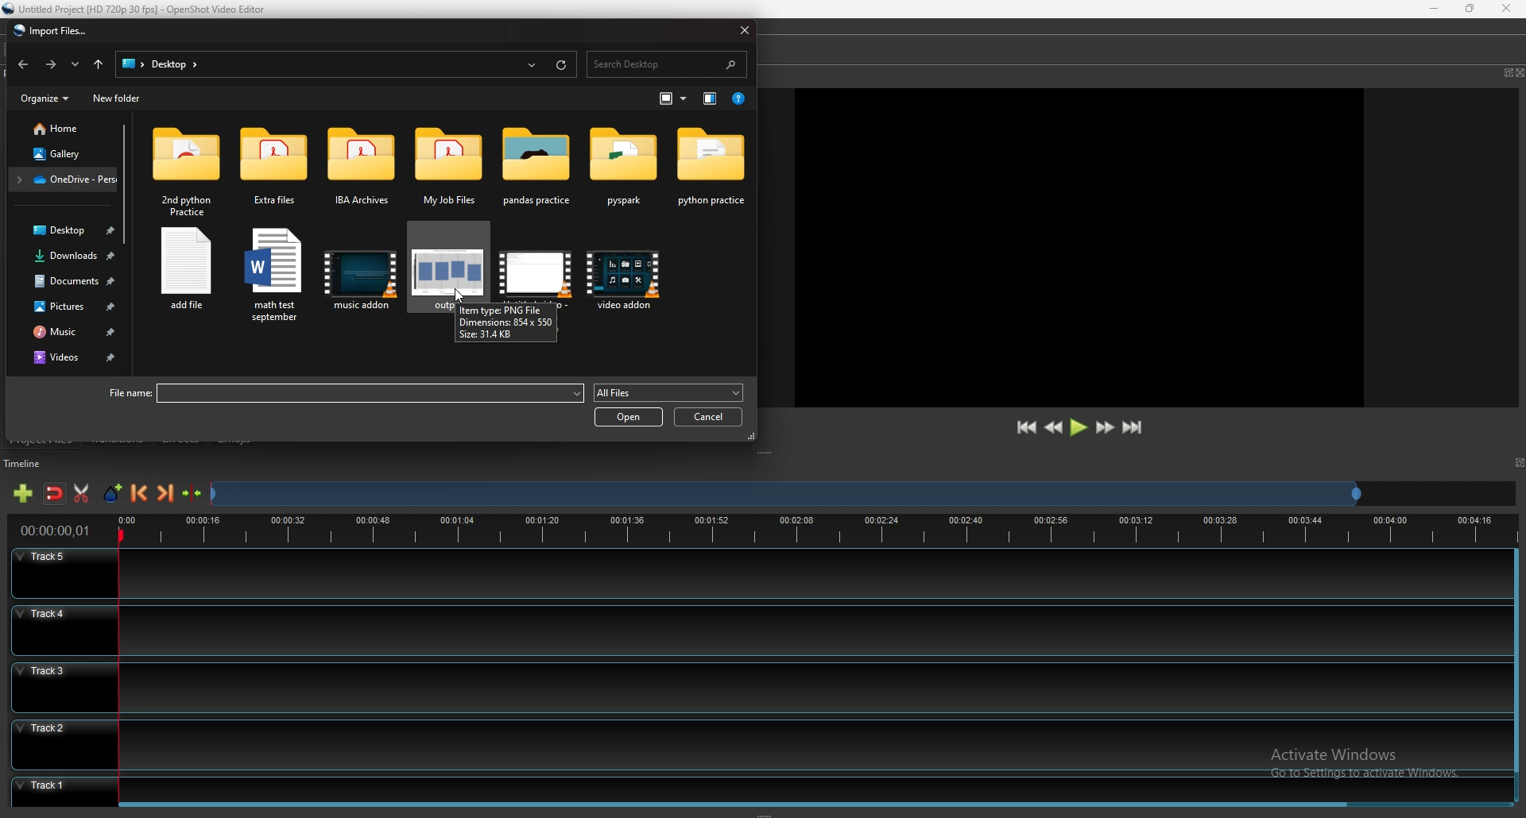 Image resolution: width=1526 pixels, height=818 pixels. What do you see at coordinates (753, 787) in the screenshot?
I see `track 1` at bounding box center [753, 787].